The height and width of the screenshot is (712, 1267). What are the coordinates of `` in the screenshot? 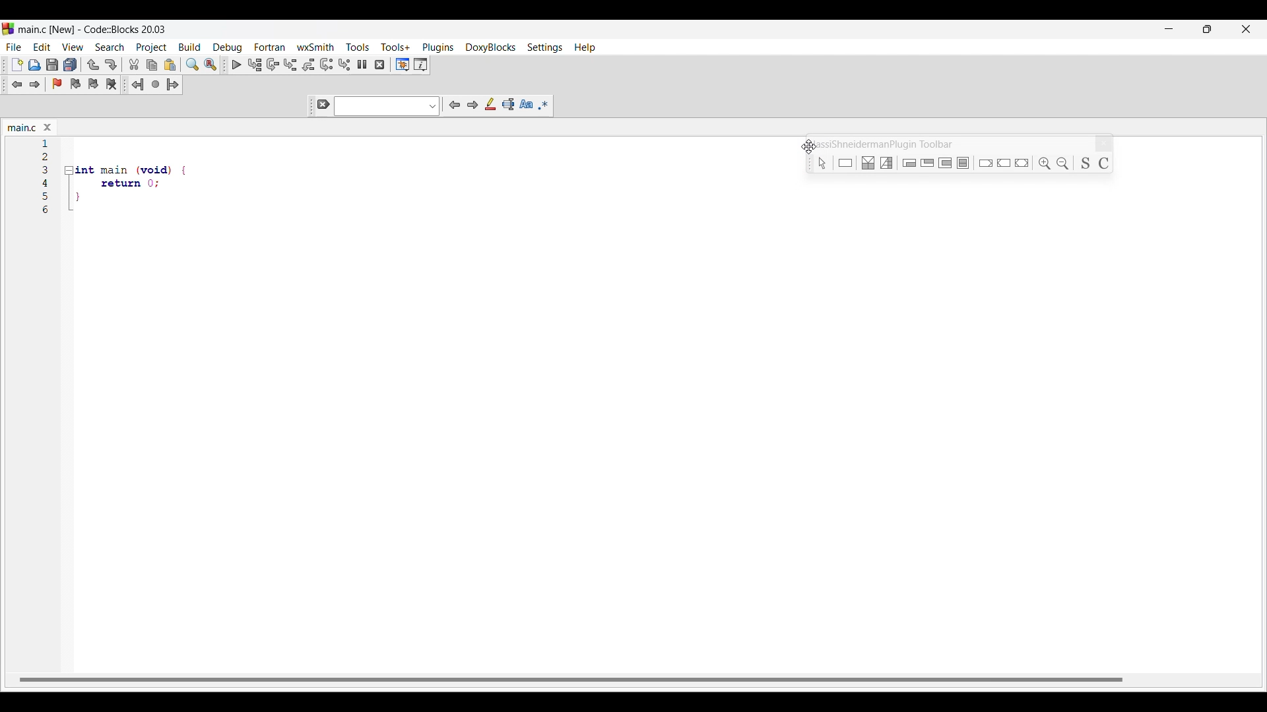 It's located at (870, 163).